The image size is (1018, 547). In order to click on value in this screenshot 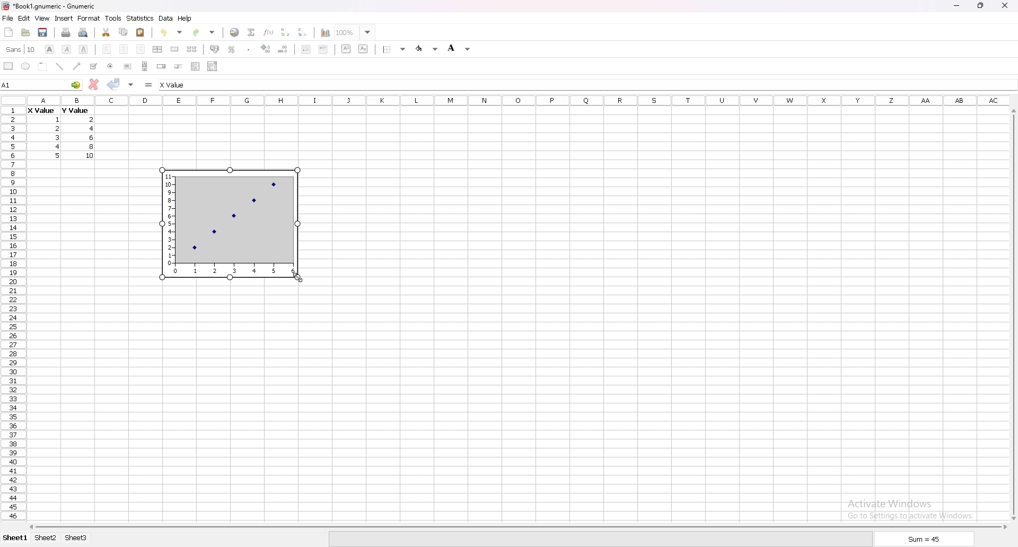, I will do `click(74, 110)`.